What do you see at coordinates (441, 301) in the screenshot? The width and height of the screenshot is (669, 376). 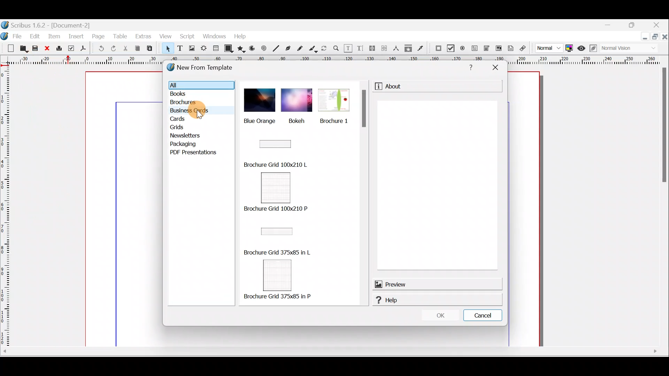 I see `Help` at bounding box center [441, 301].